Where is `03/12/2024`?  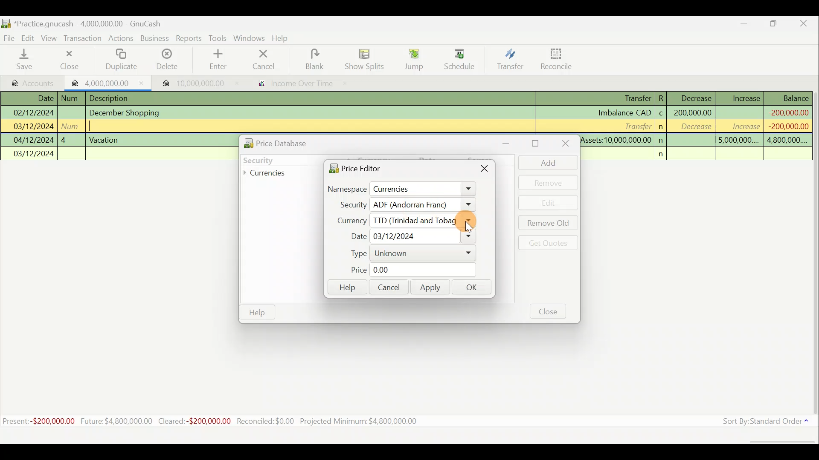
03/12/2024 is located at coordinates (34, 155).